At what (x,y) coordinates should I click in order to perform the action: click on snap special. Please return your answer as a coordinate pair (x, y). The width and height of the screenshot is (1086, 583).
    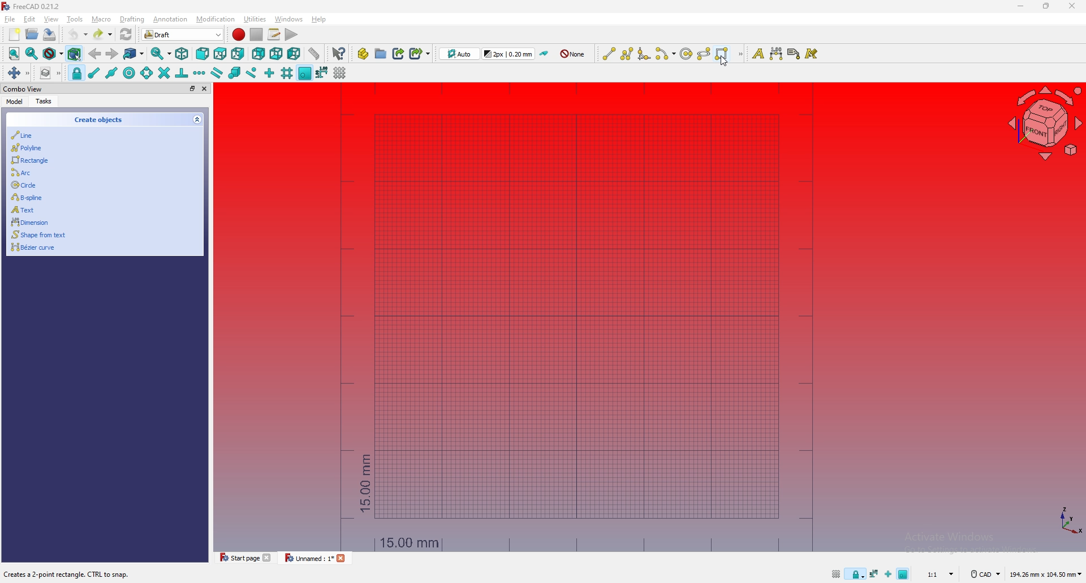
    Looking at the image, I should click on (234, 73).